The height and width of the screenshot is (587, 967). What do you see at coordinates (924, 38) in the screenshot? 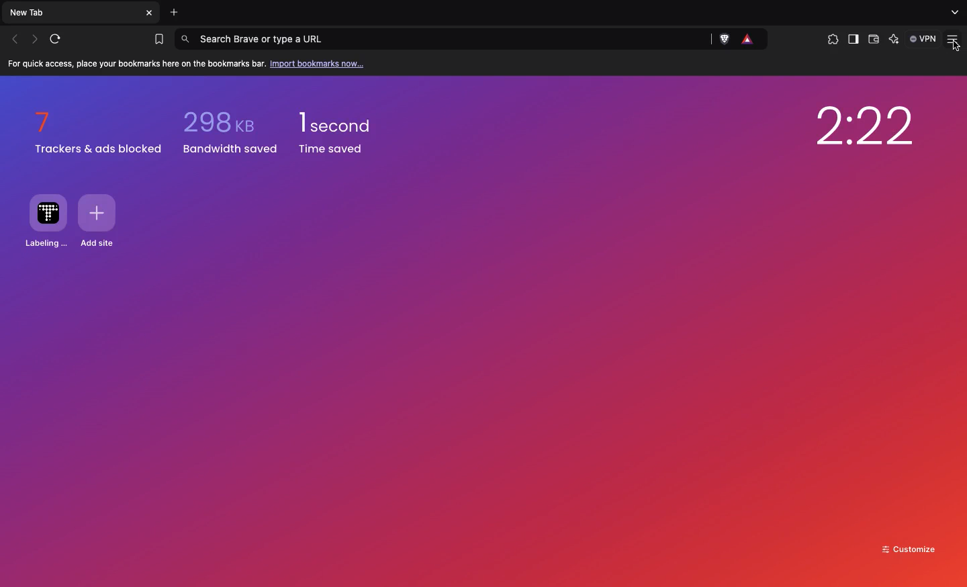
I see `VPN` at bounding box center [924, 38].